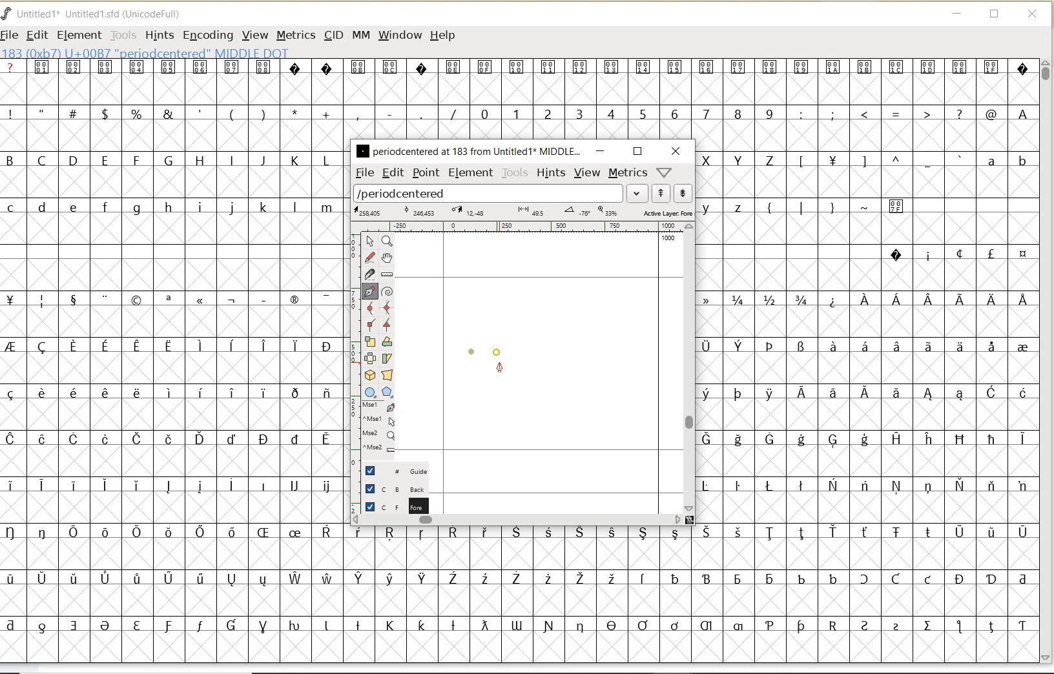 The height and width of the screenshot is (674, 1054). What do you see at coordinates (370, 392) in the screenshot?
I see `rectangle or ellipse` at bounding box center [370, 392].